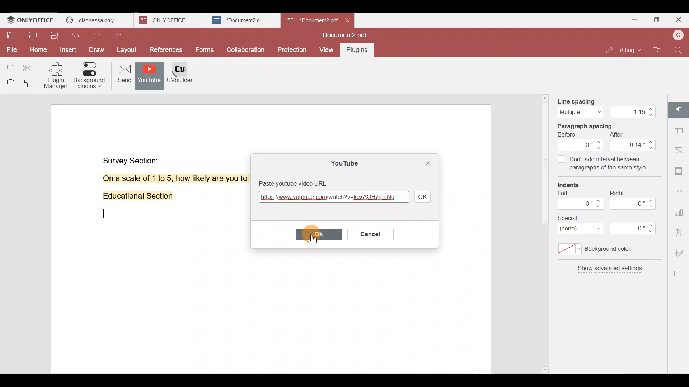  Describe the element at coordinates (625, 50) in the screenshot. I see `Editing mode` at that location.